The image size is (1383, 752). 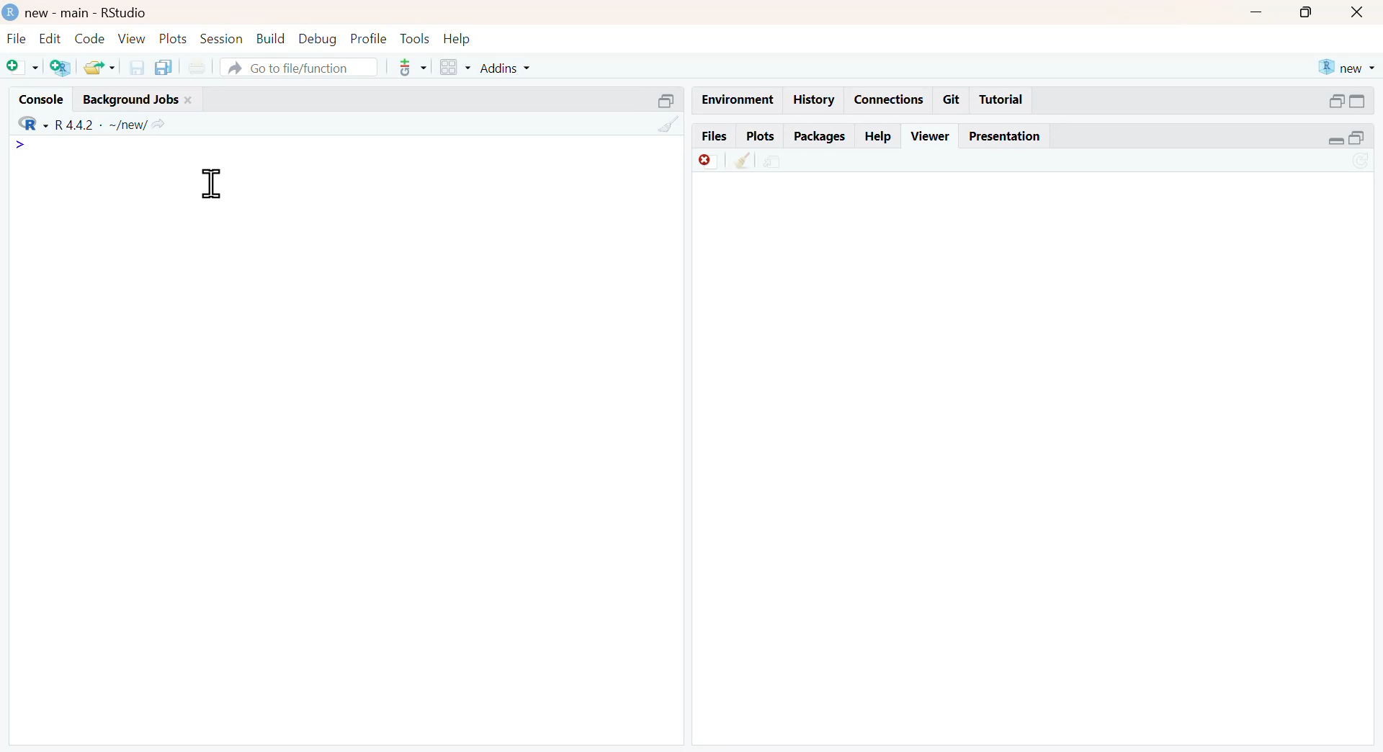 I want to click on connections, so click(x=890, y=100).